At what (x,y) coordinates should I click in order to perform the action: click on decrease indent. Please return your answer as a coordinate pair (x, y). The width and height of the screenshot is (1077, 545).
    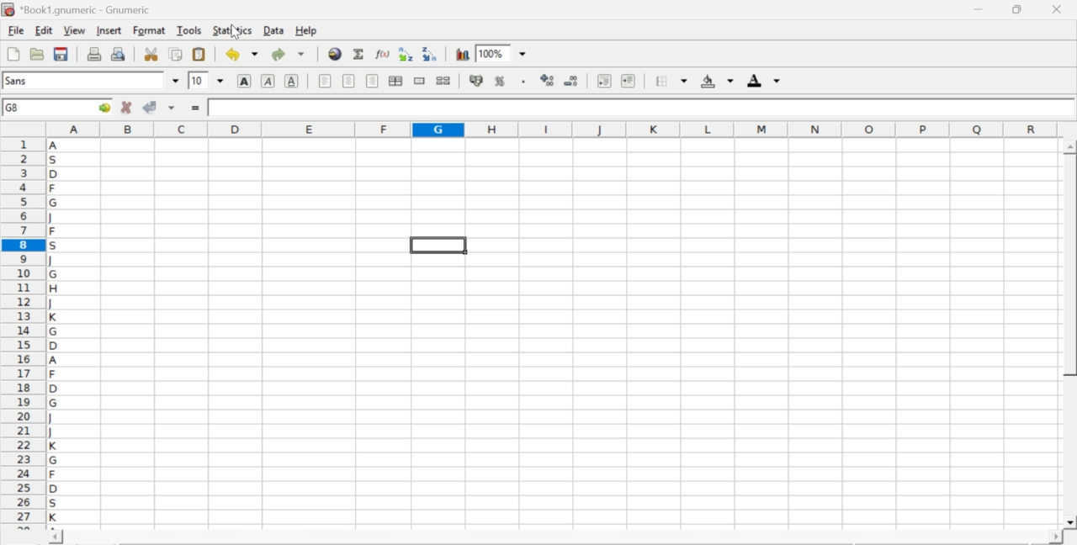
    Looking at the image, I should click on (604, 80).